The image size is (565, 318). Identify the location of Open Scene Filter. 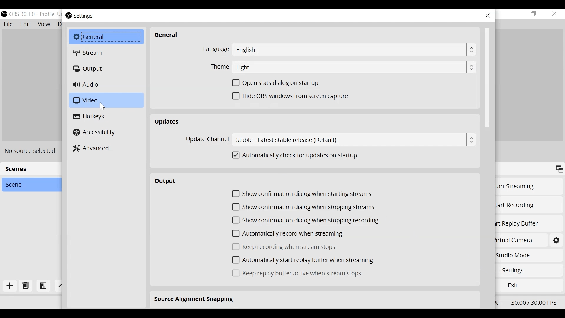
(43, 286).